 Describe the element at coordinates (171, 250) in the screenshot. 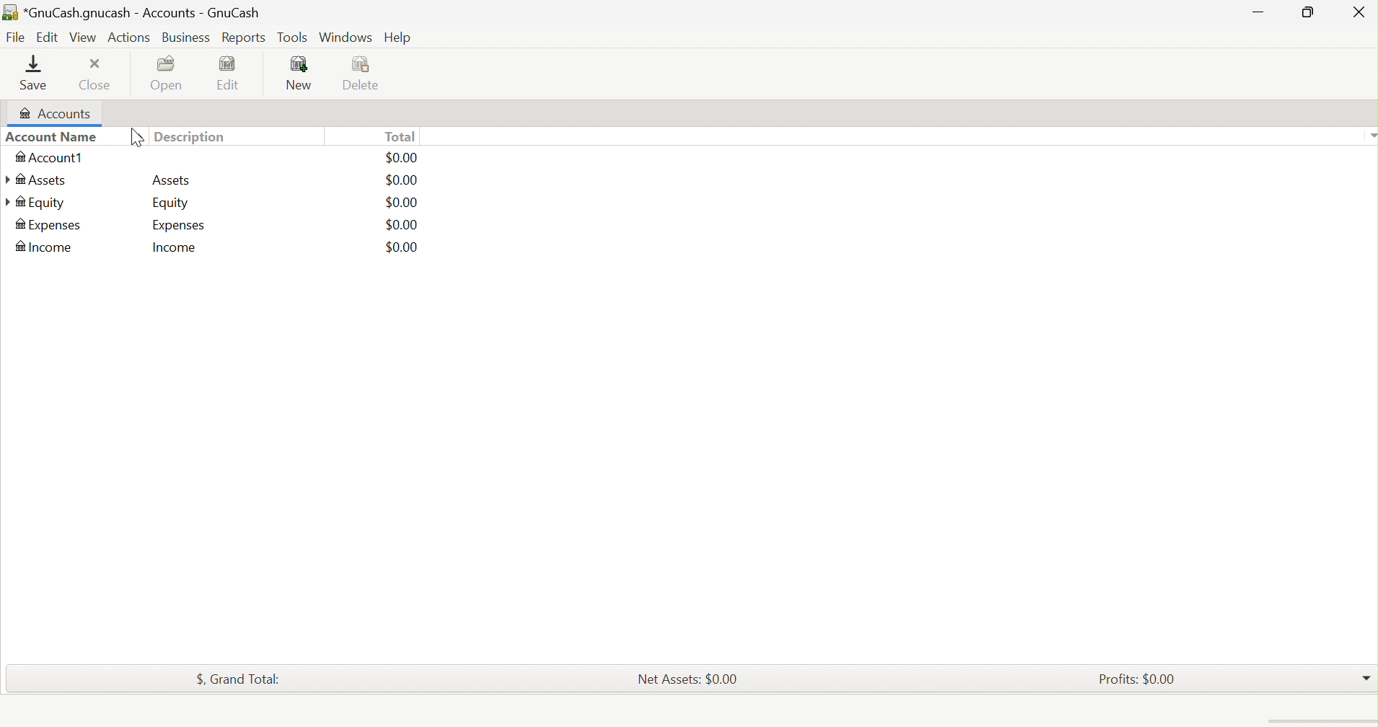

I see `Income` at that location.